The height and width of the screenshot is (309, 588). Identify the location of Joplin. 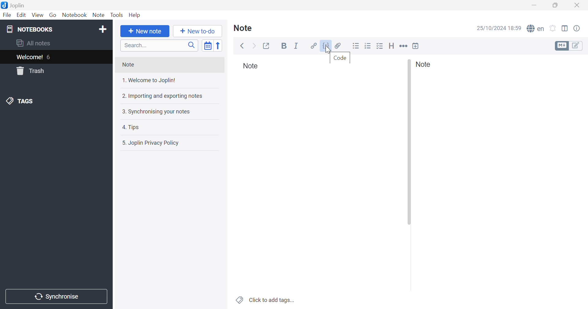
(13, 5).